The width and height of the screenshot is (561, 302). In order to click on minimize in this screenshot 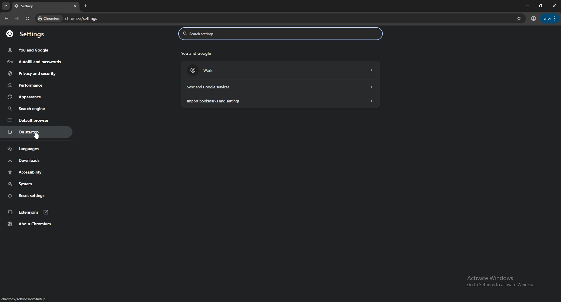, I will do `click(526, 6)`.